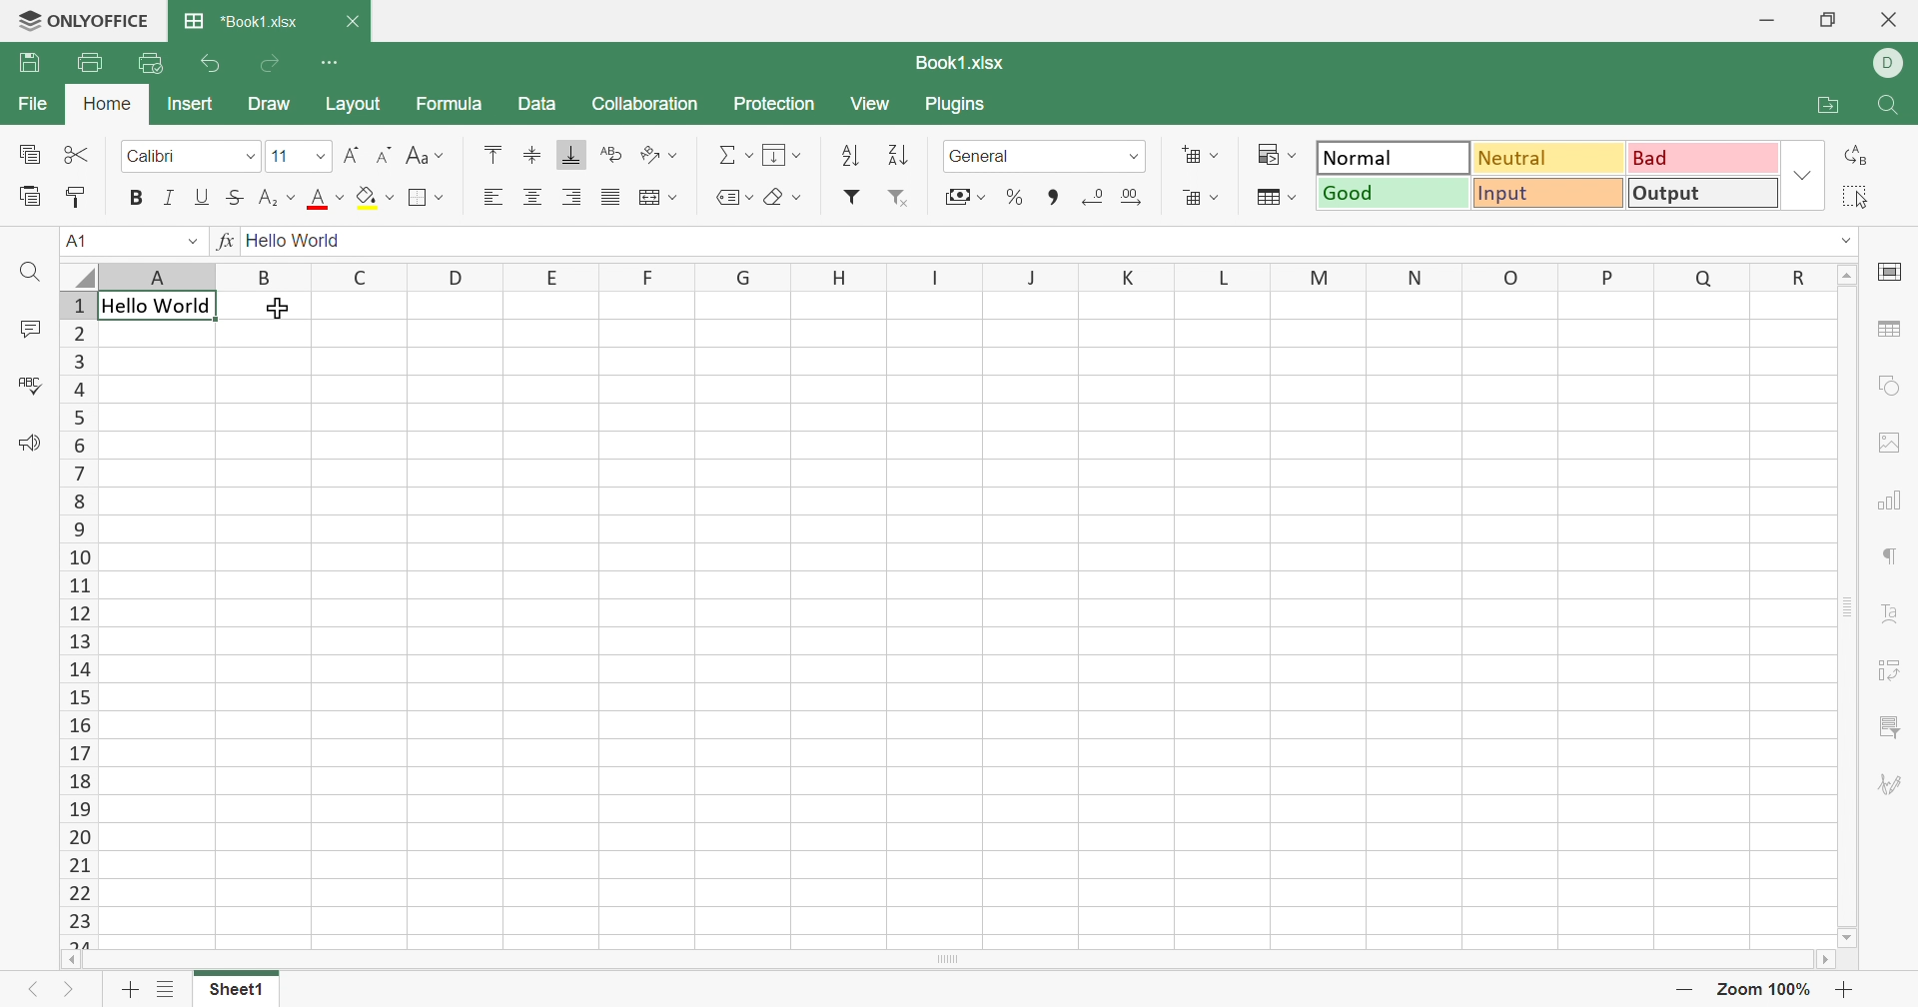 This screenshot has height=1007, width=1918. Describe the element at coordinates (1823, 958) in the screenshot. I see `Scroll right` at that location.